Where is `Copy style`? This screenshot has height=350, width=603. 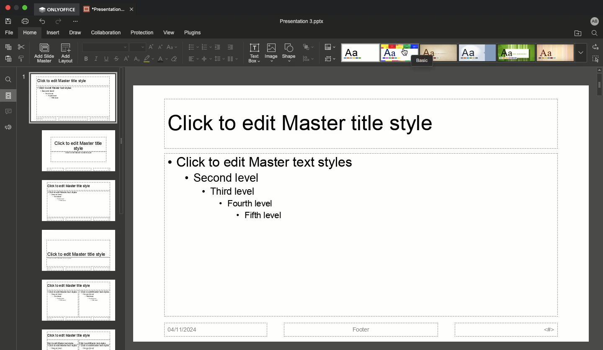
Copy style is located at coordinates (21, 59).